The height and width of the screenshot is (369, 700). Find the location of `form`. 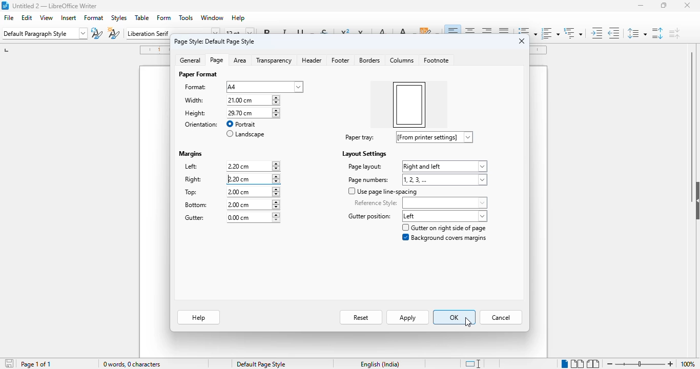

form is located at coordinates (164, 18).